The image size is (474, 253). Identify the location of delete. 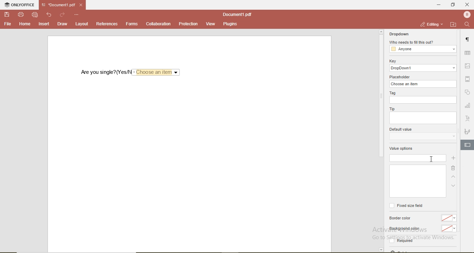
(453, 168).